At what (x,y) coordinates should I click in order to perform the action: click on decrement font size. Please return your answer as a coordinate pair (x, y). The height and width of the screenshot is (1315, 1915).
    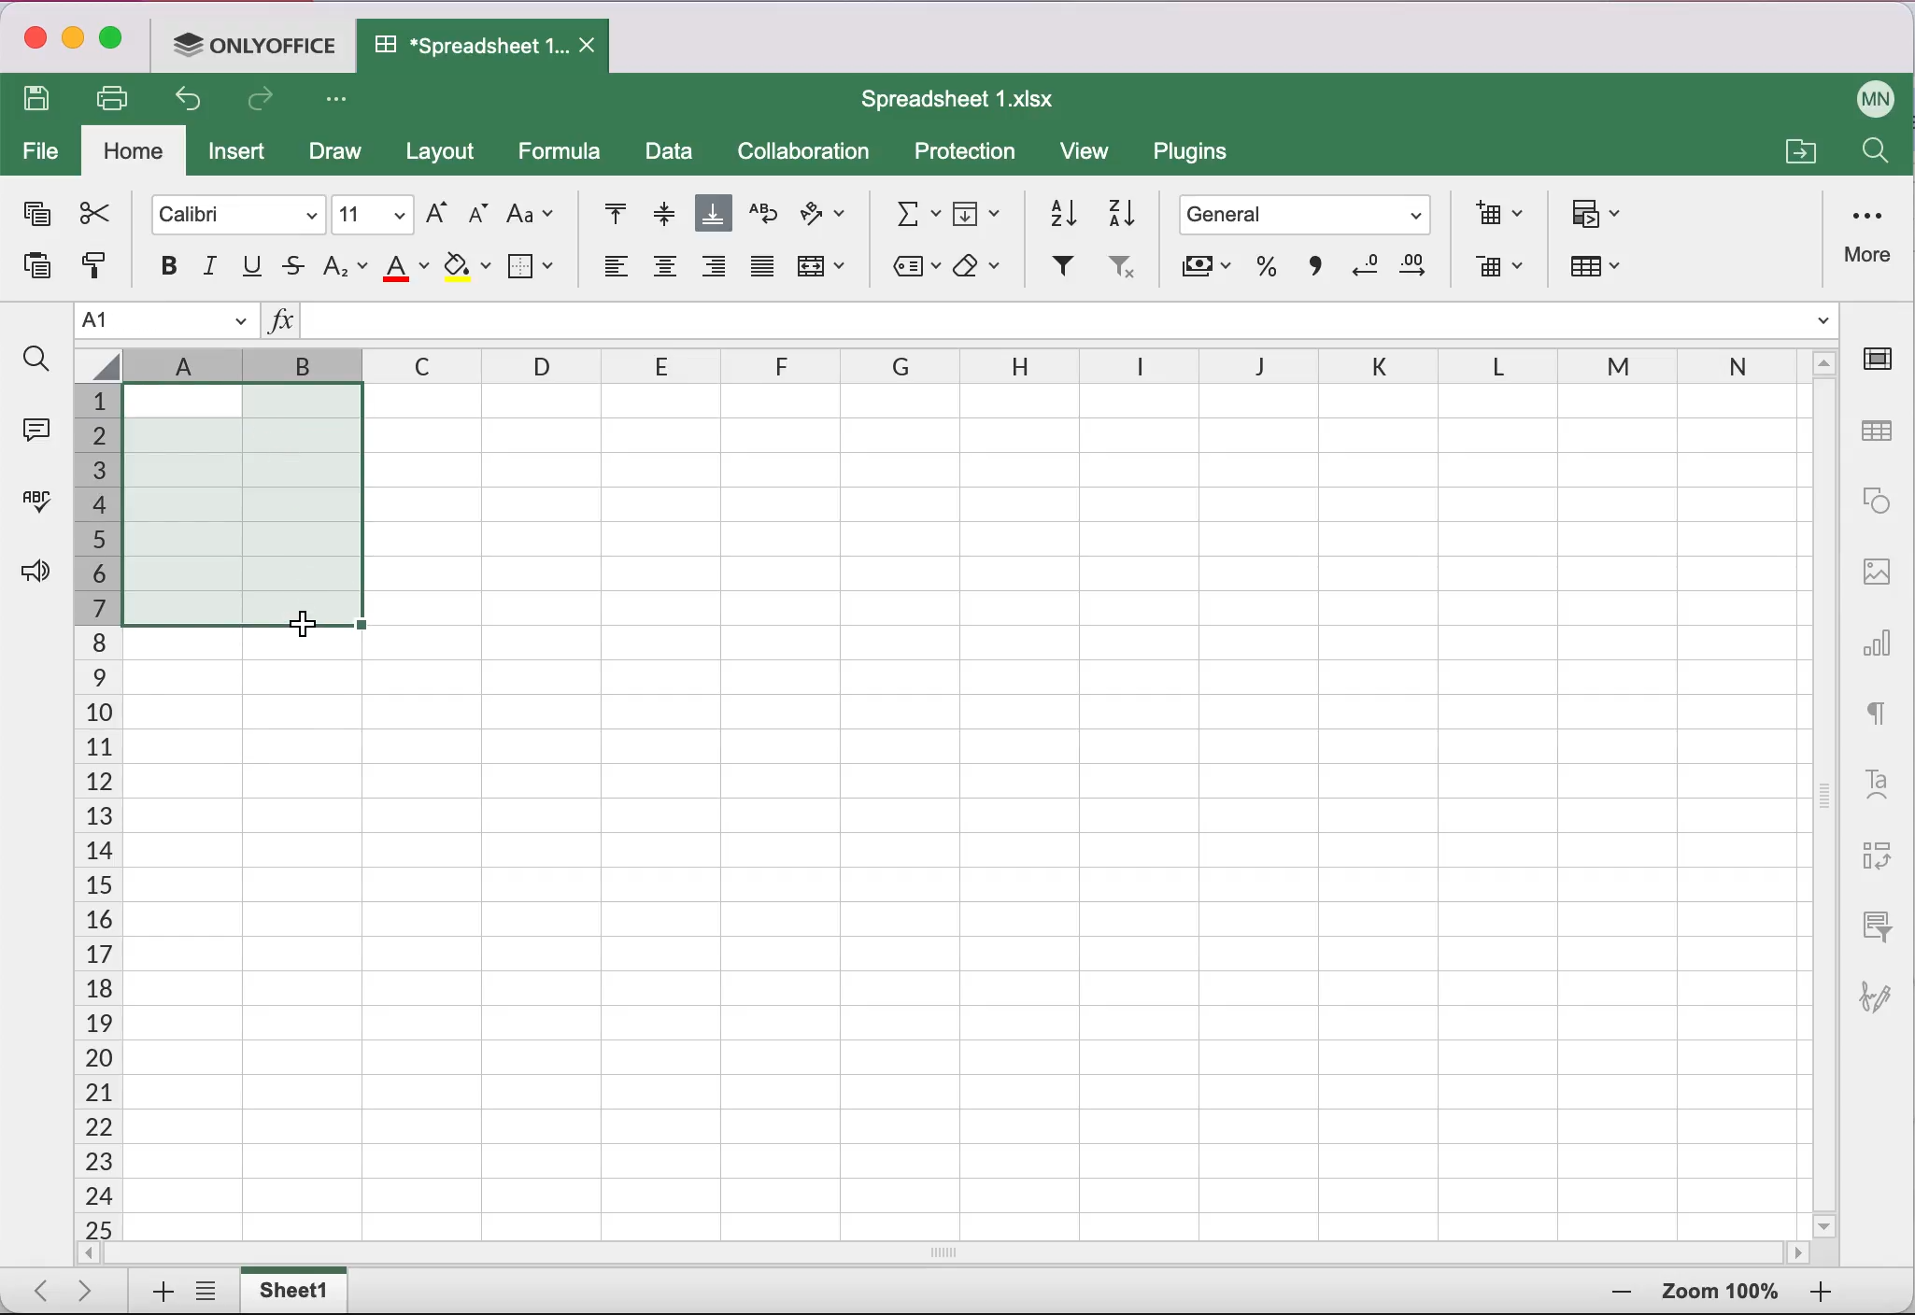
    Looking at the image, I should click on (475, 216).